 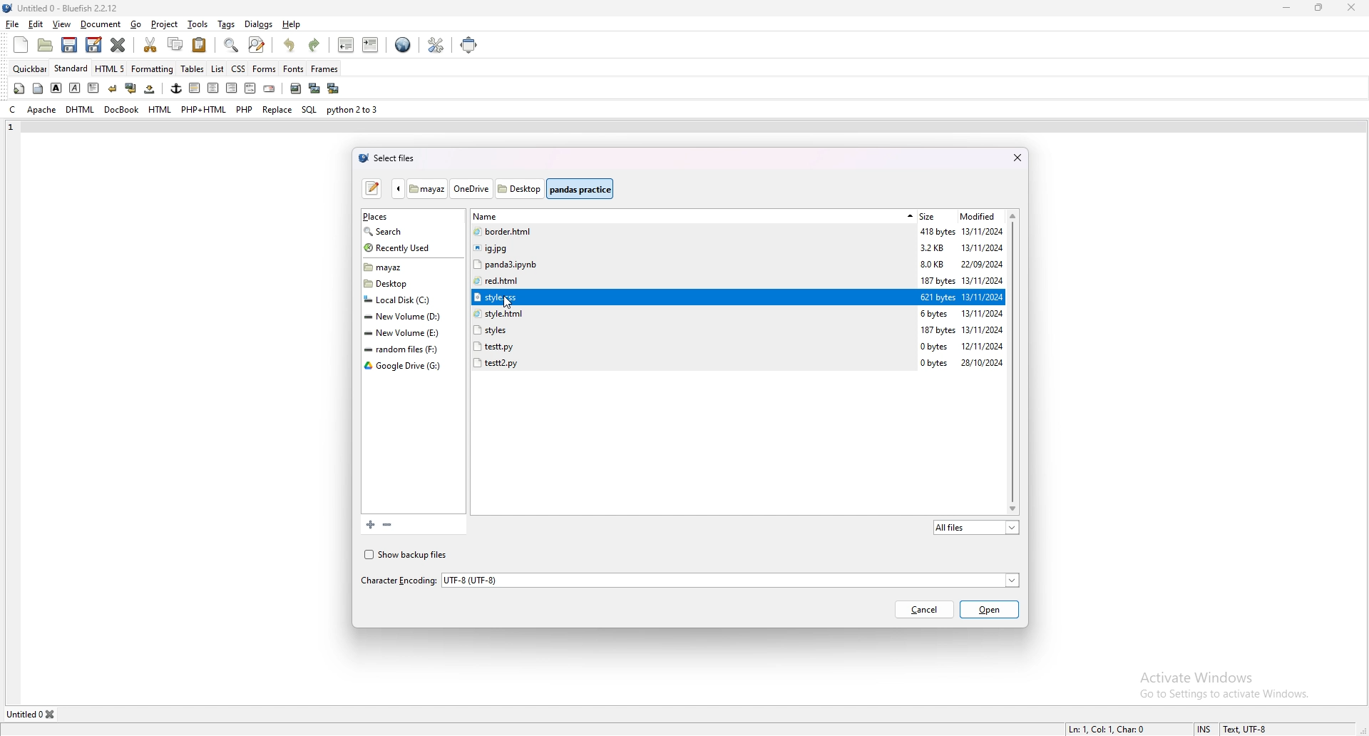 What do you see at coordinates (21, 45) in the screenshot?
I see `new` at bounding box center [21, 45].